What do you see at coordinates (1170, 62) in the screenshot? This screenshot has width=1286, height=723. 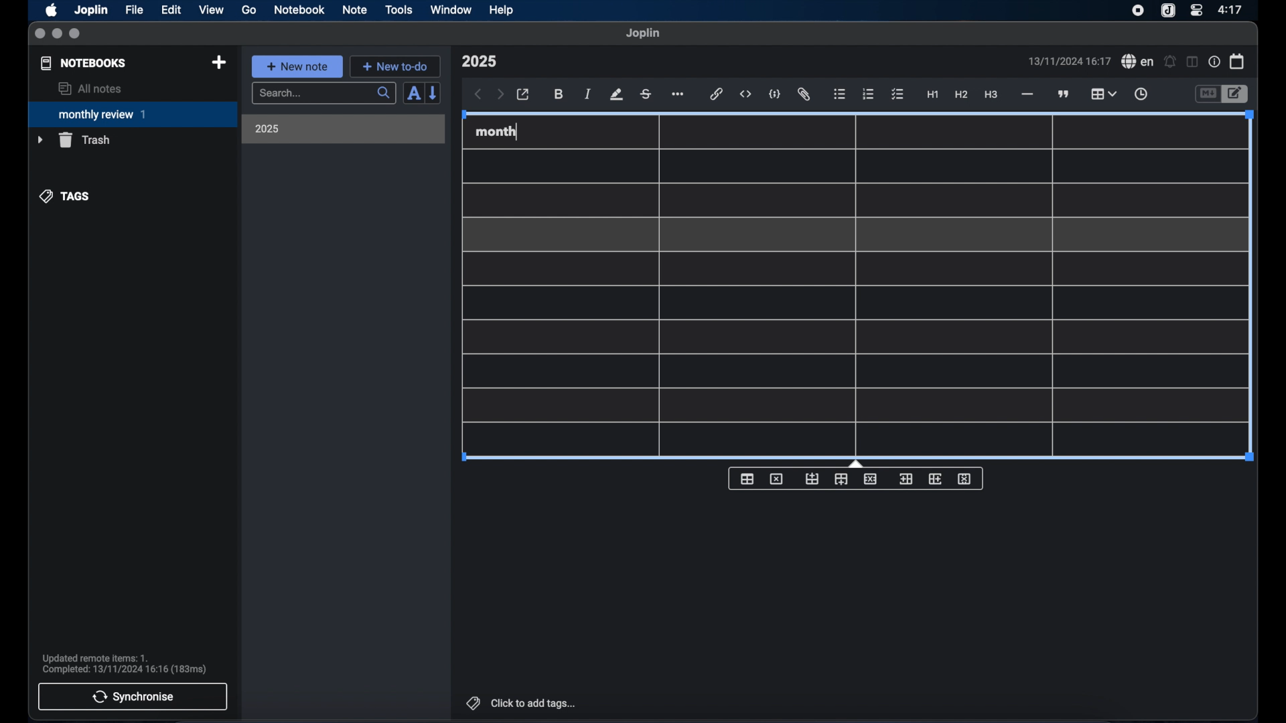 I see `set alarm` at bounding box center [1170, 62].